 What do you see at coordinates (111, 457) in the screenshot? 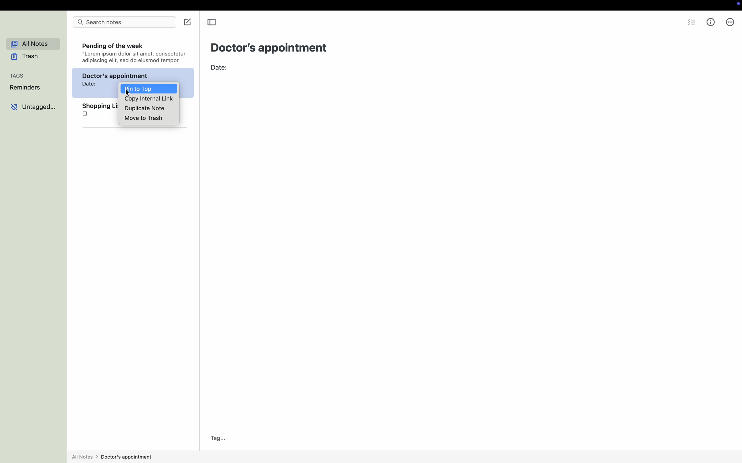
I see `all notes > pending of the week` at bounding box center [111, 457].